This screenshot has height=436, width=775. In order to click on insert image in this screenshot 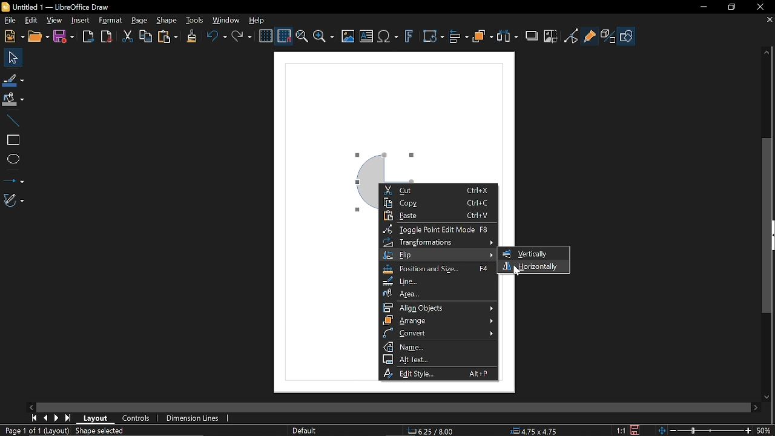, I will do `click(350, 36)`.